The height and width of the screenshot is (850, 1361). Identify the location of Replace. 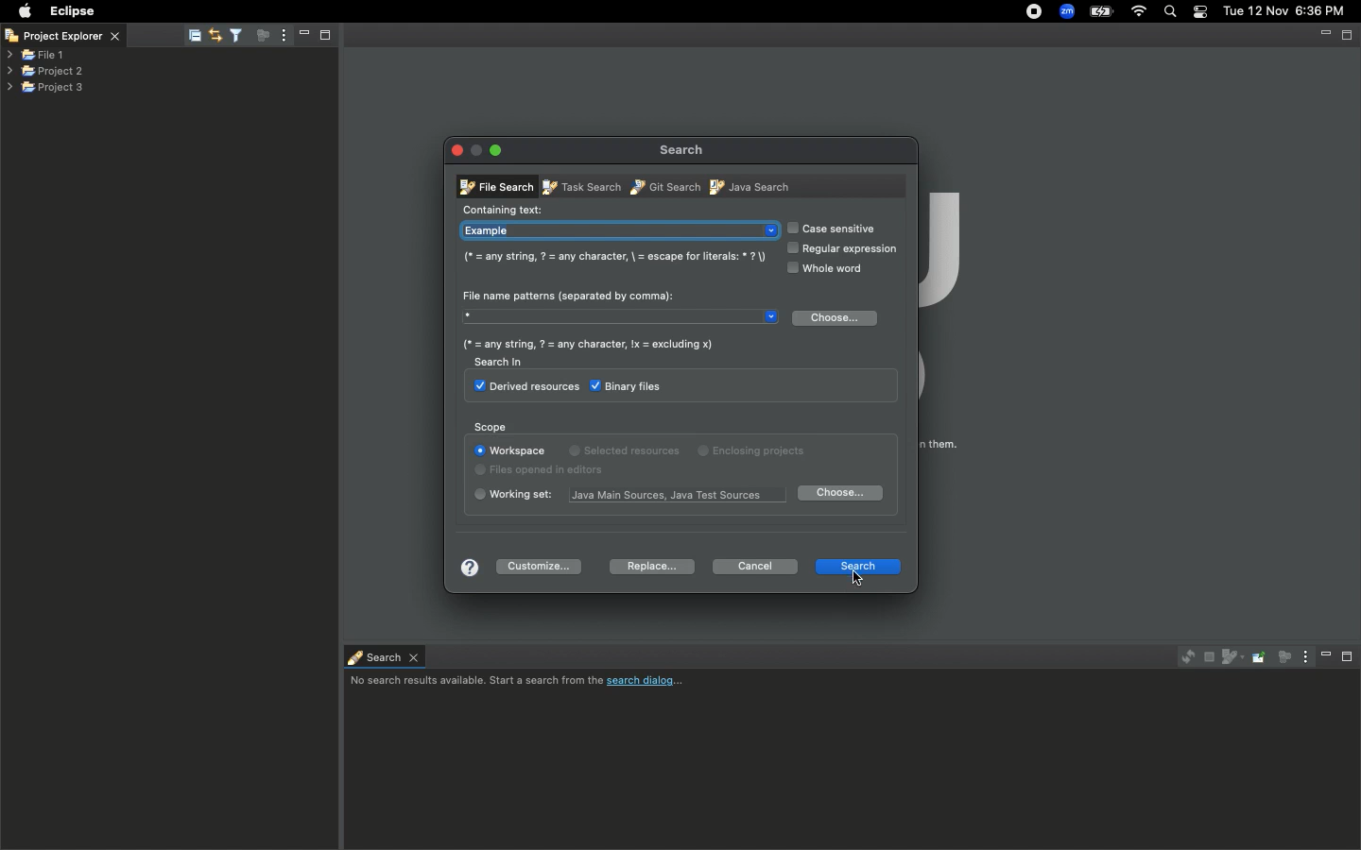
(652, 565).